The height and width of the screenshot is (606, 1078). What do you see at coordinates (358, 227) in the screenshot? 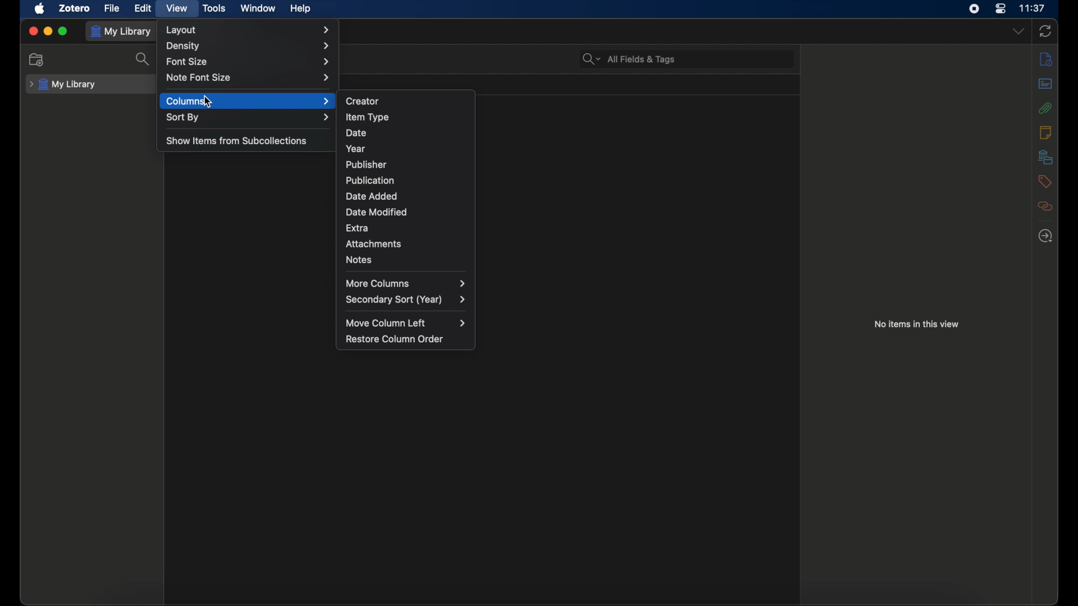
I see `extra` at bounding box center [358, 227].